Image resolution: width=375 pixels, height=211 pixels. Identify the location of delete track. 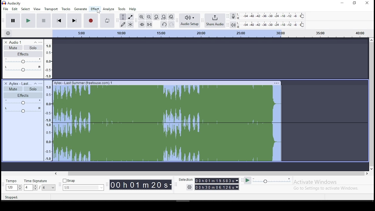
(5, 83).